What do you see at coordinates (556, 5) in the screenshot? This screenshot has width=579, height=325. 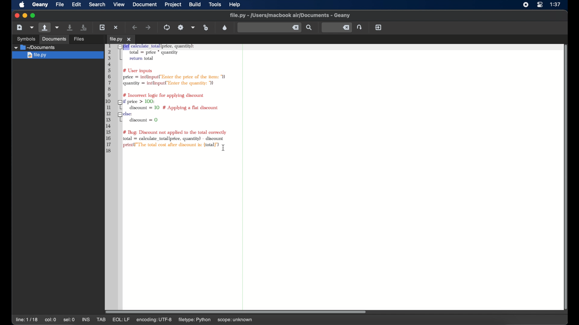 I see `time` at bounding box center [556, 5].